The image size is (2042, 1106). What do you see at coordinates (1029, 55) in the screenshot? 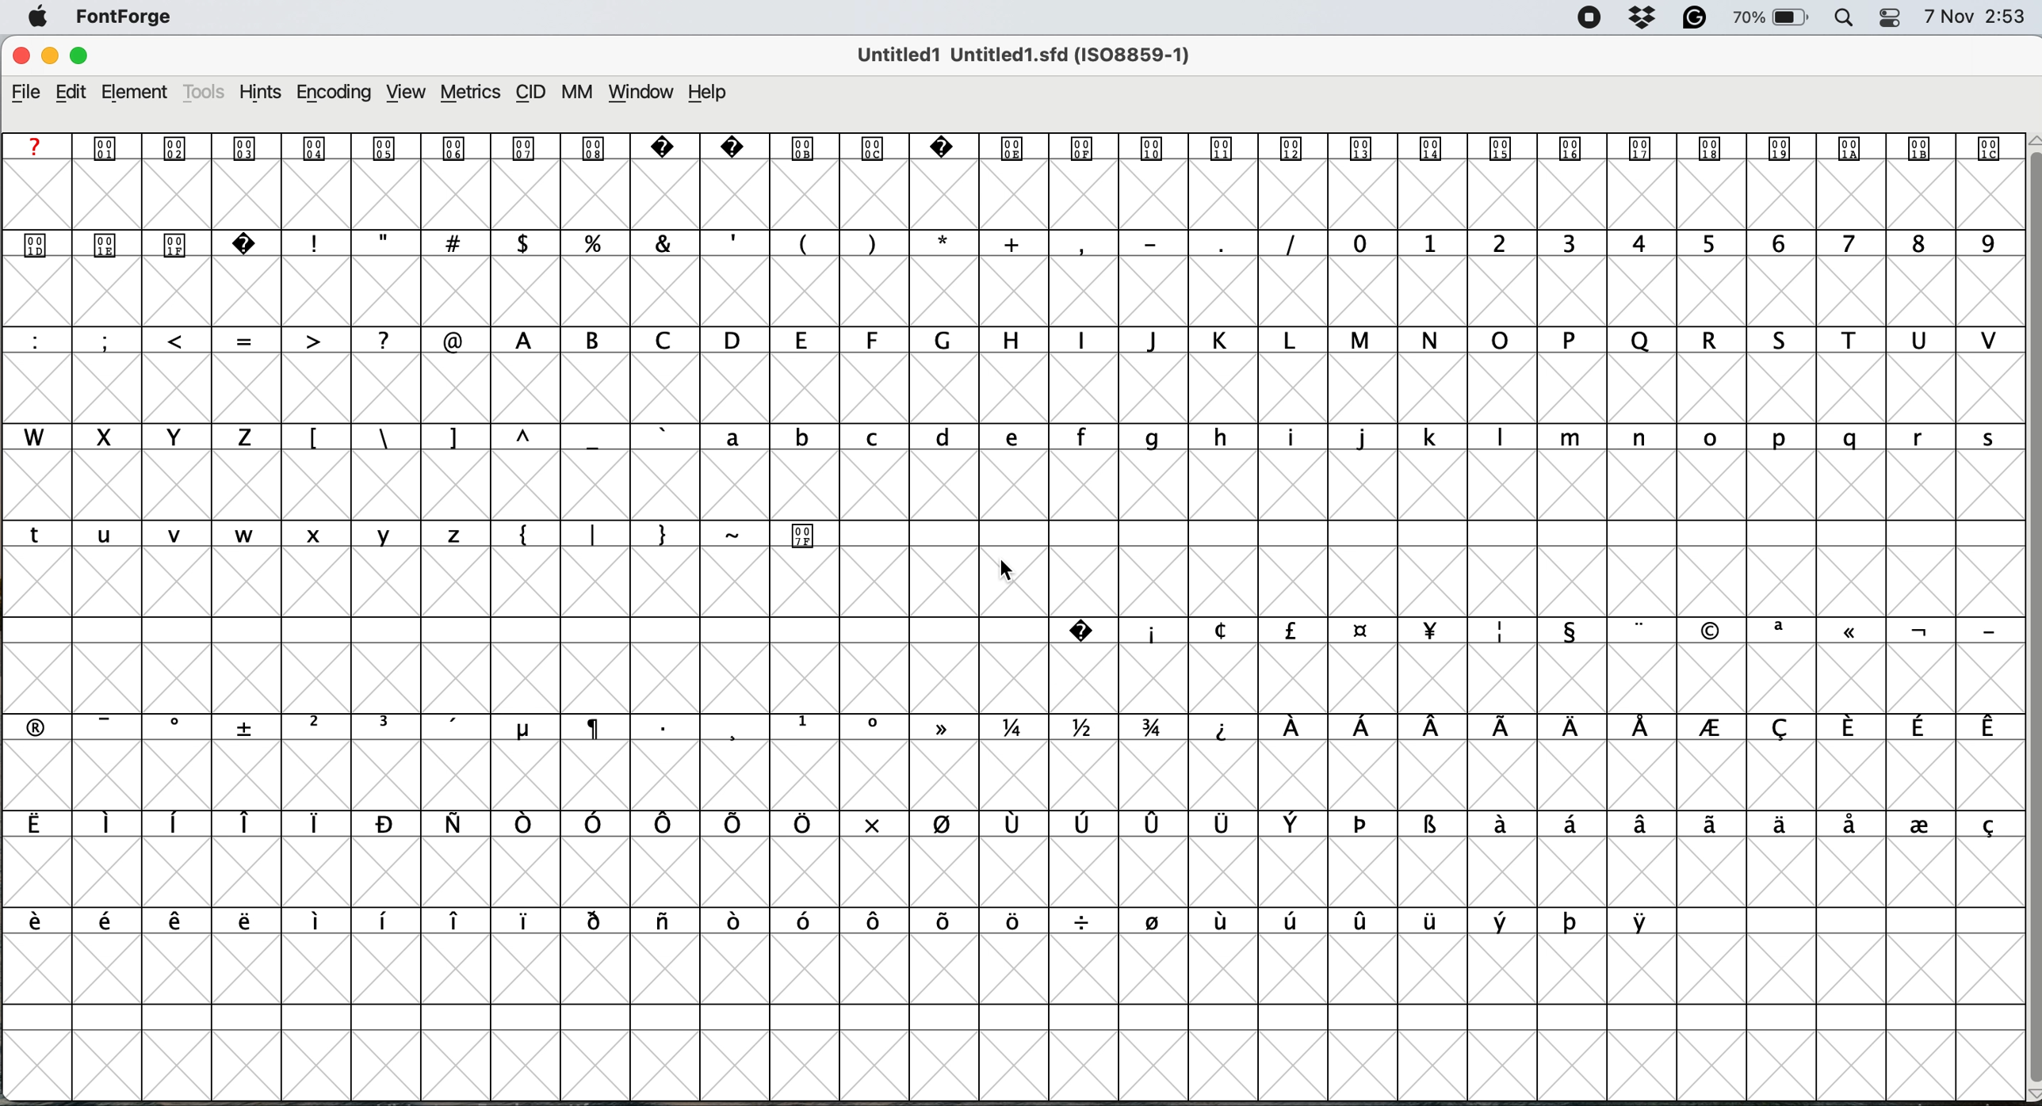
I see `Untitled1 Untitled1.sfd (ISO8859-1)` at bounding box center [1029, 55].